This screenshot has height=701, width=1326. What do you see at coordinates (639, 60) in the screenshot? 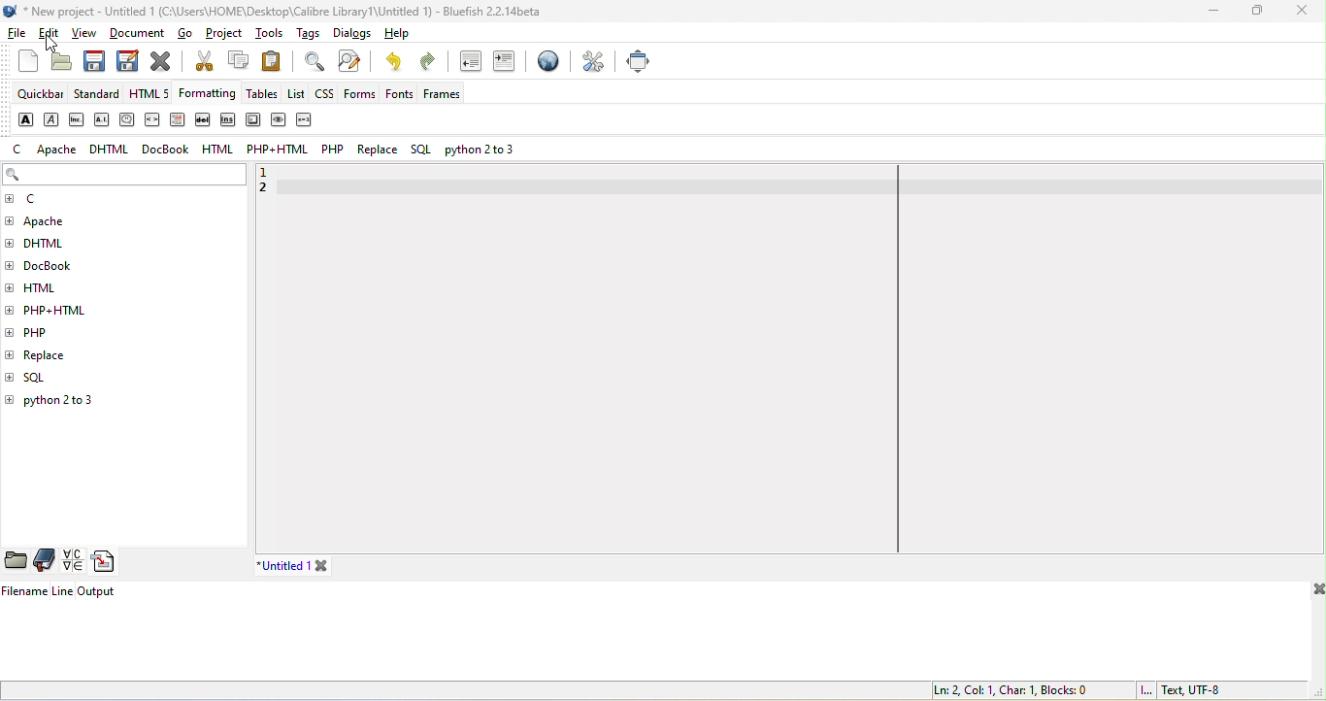
I see `full screen` at bounding box center [639, 60].